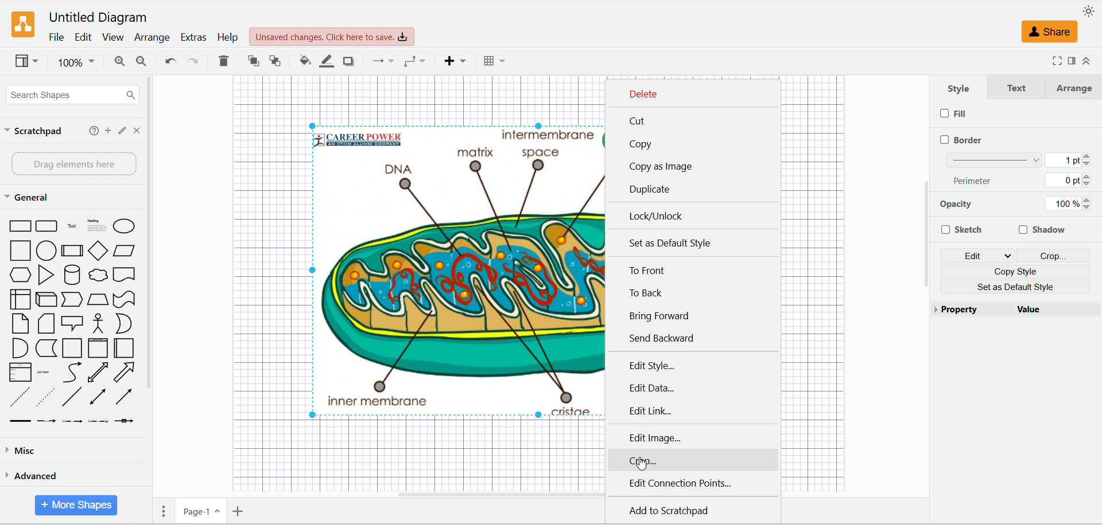 This screenshot has width=1102, height=525. Describe the element at coordinates (20, 348) in the screenshot. I see `And` at that location.